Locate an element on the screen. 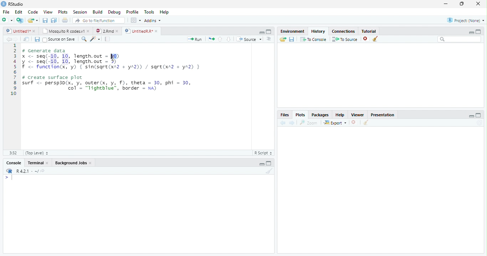 The width and height of the screenshot is (487, 256). Console is located at coordinates (14, 163).